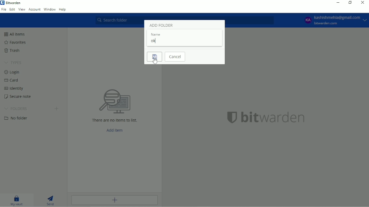  I want to click on All Items, so click(15, 34).